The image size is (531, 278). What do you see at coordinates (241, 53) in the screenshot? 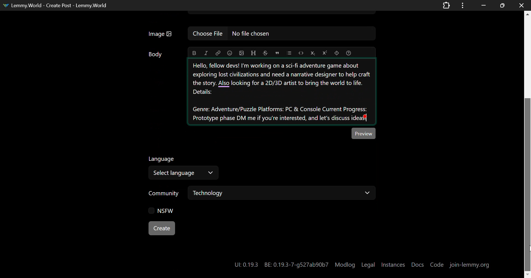
I see `upload image` at bounding box center [241, 53].